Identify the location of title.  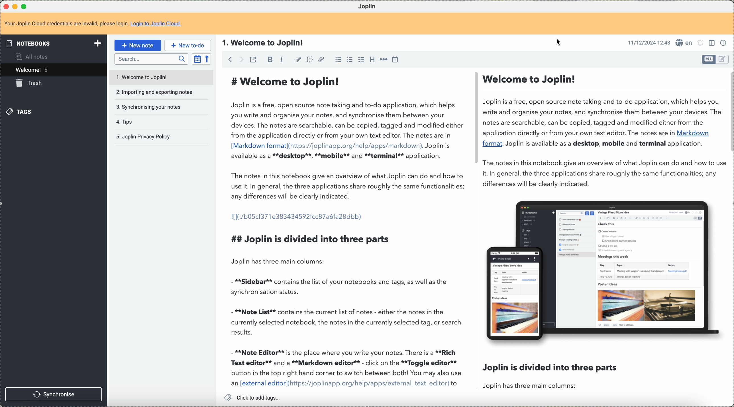
(263, 42).